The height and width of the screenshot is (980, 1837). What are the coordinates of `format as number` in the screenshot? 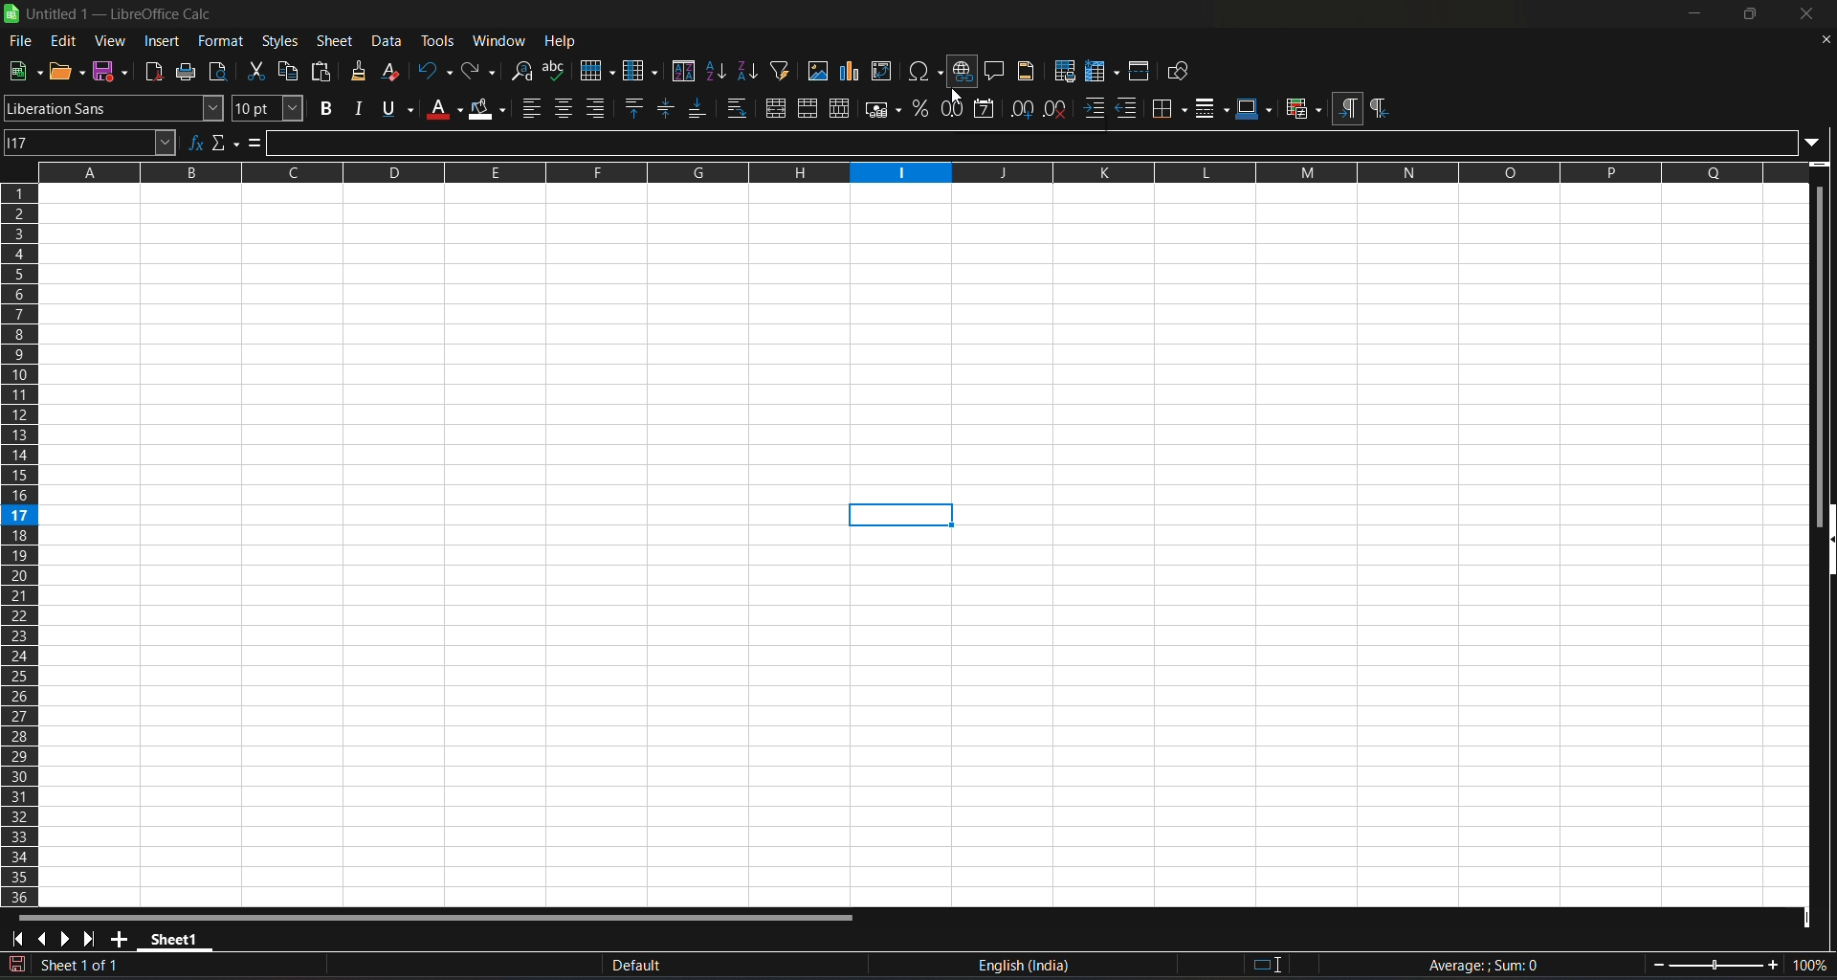 It's located at (951, 109).